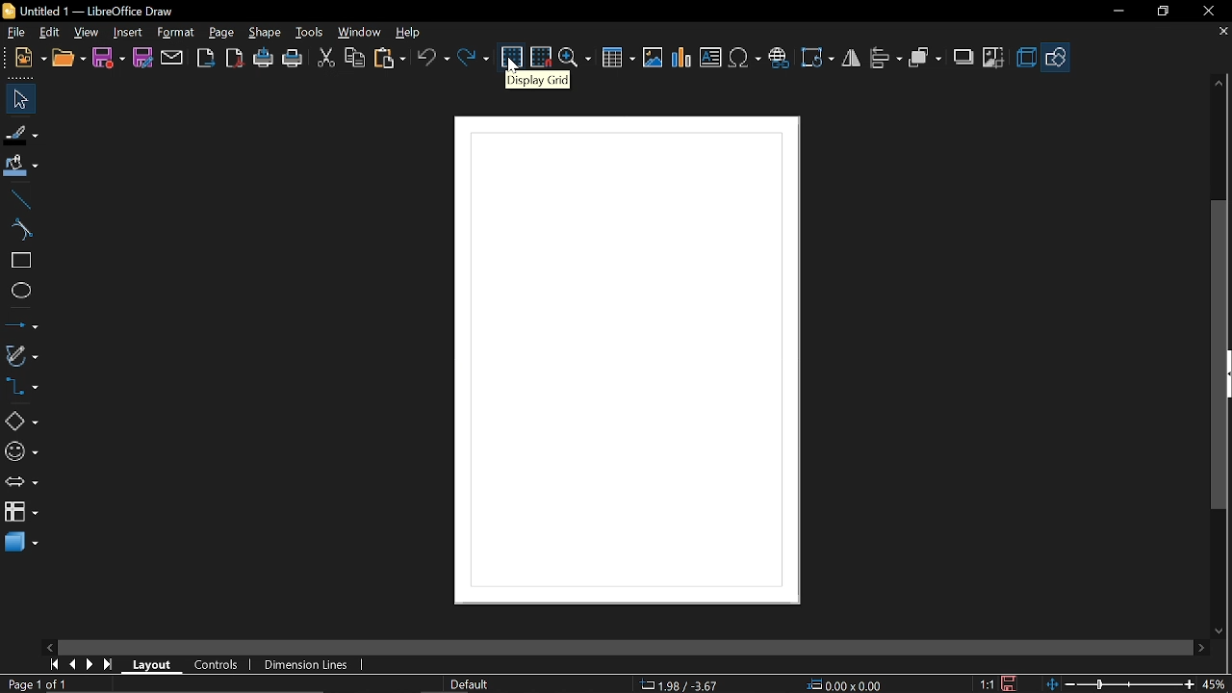 This screenshot has height=693, width=1232. What do you see at coordinates (683, 684) in the screenshot?
I see `1.98/-3.67` at bounding box center [683, 684].